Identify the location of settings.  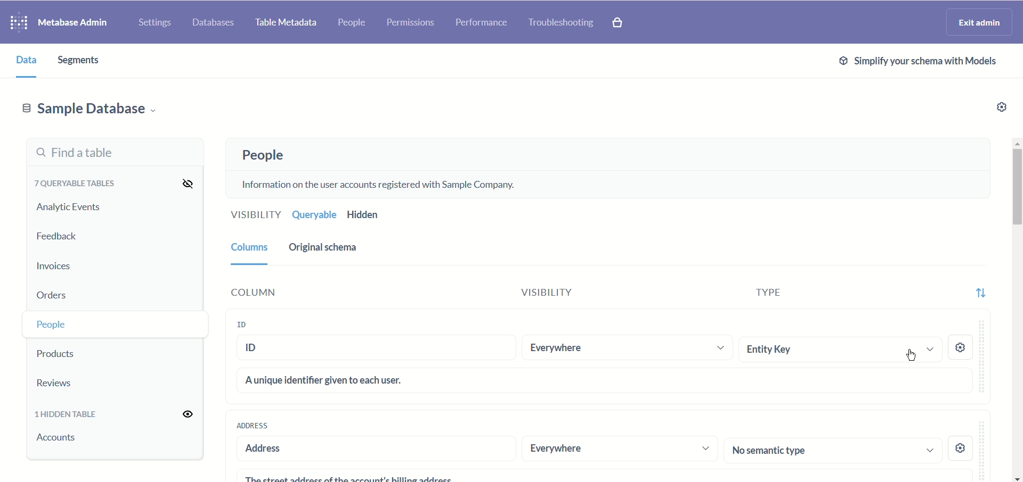
(998, 109).